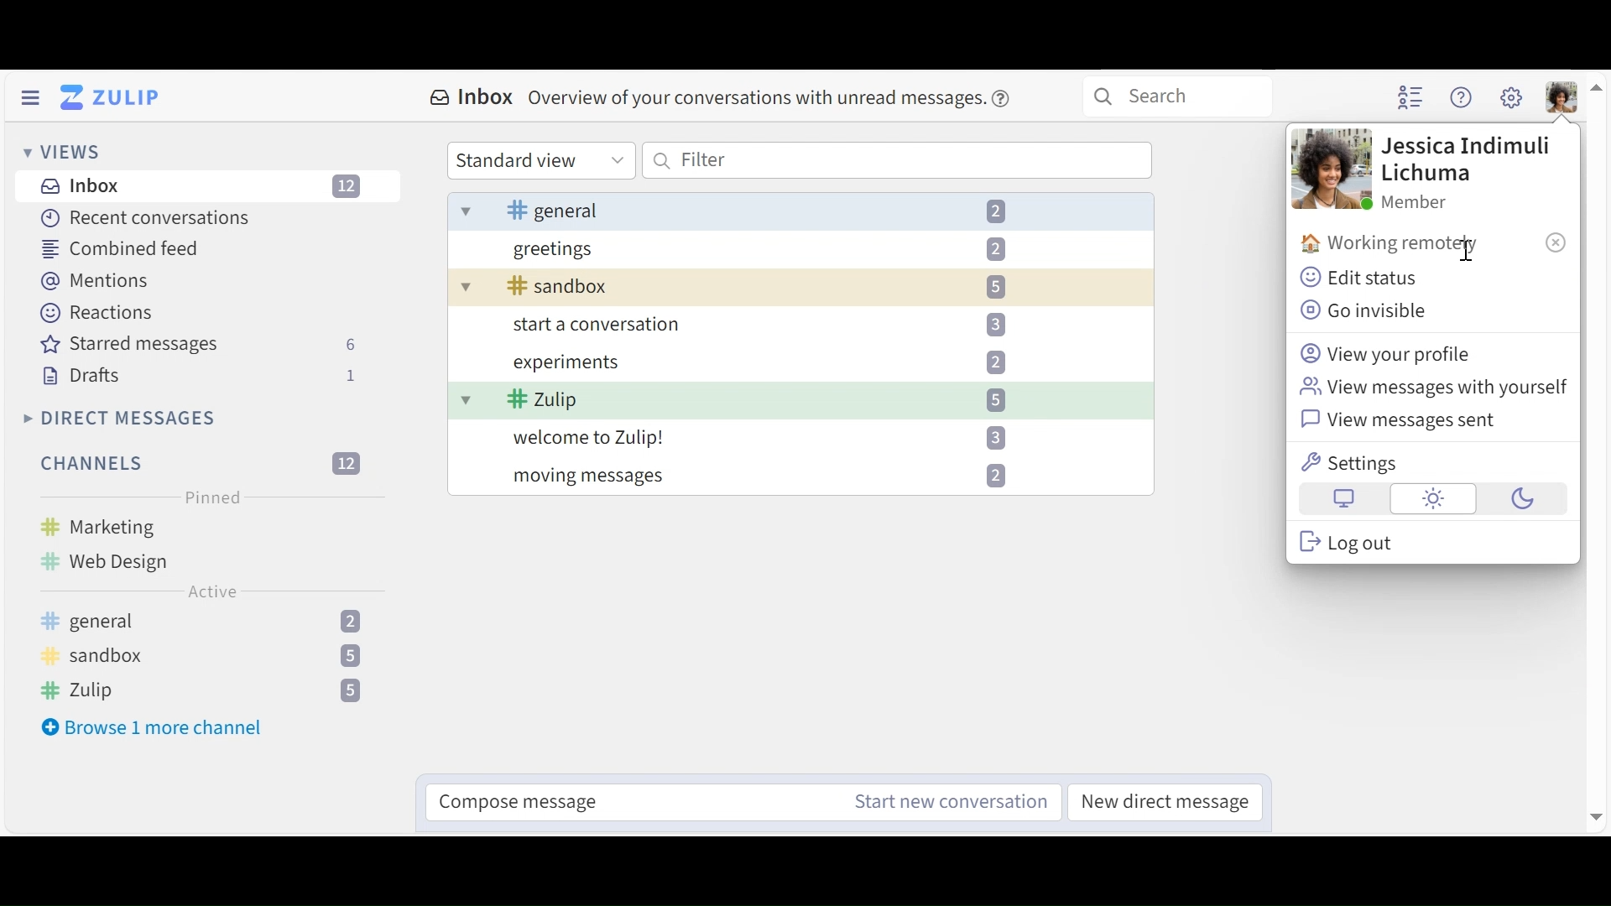 The image size is (1611, 906). Describe the element at coordinates (59, 152) in the screenshot. I see `Views` at that location.